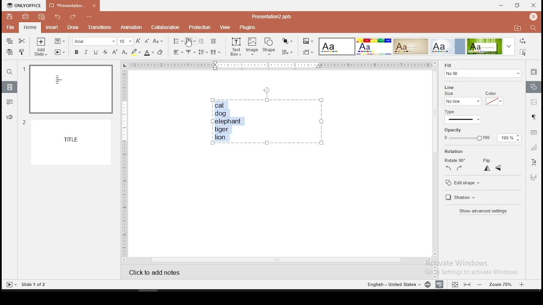 This screenshot has width=543, height=305. What do you see at coordinates (124, 162) in the screenshot?
I see `vertical scale` at bounding box center [124, 162].